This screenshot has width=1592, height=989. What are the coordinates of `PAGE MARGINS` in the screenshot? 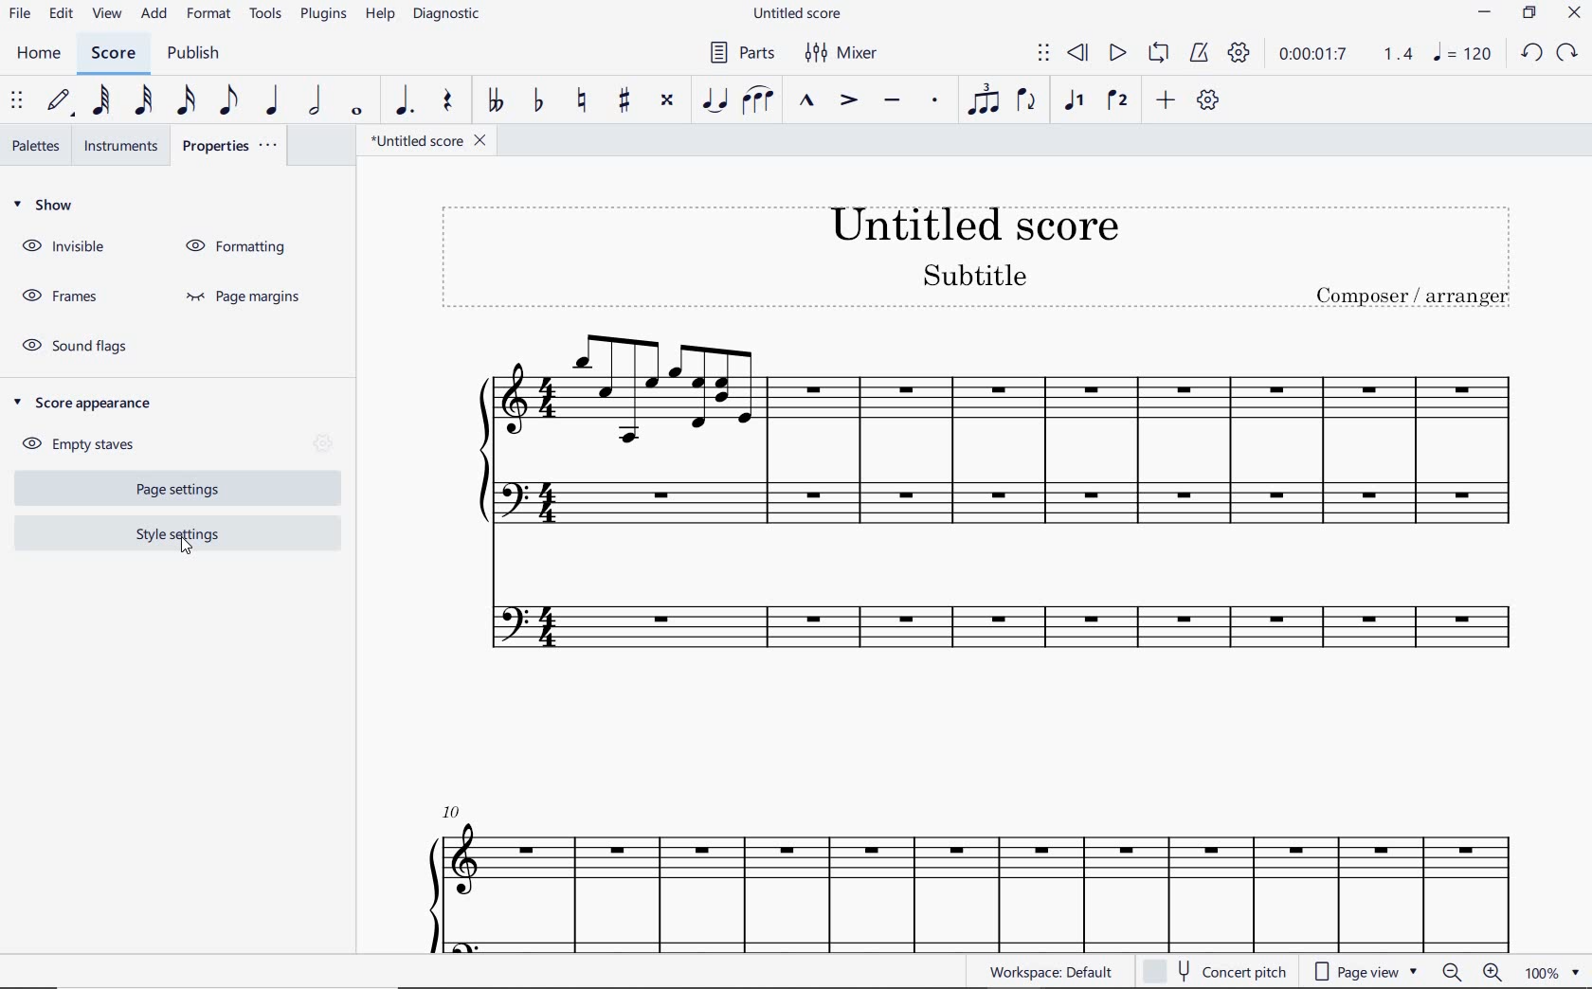 It's located at (246, 297).